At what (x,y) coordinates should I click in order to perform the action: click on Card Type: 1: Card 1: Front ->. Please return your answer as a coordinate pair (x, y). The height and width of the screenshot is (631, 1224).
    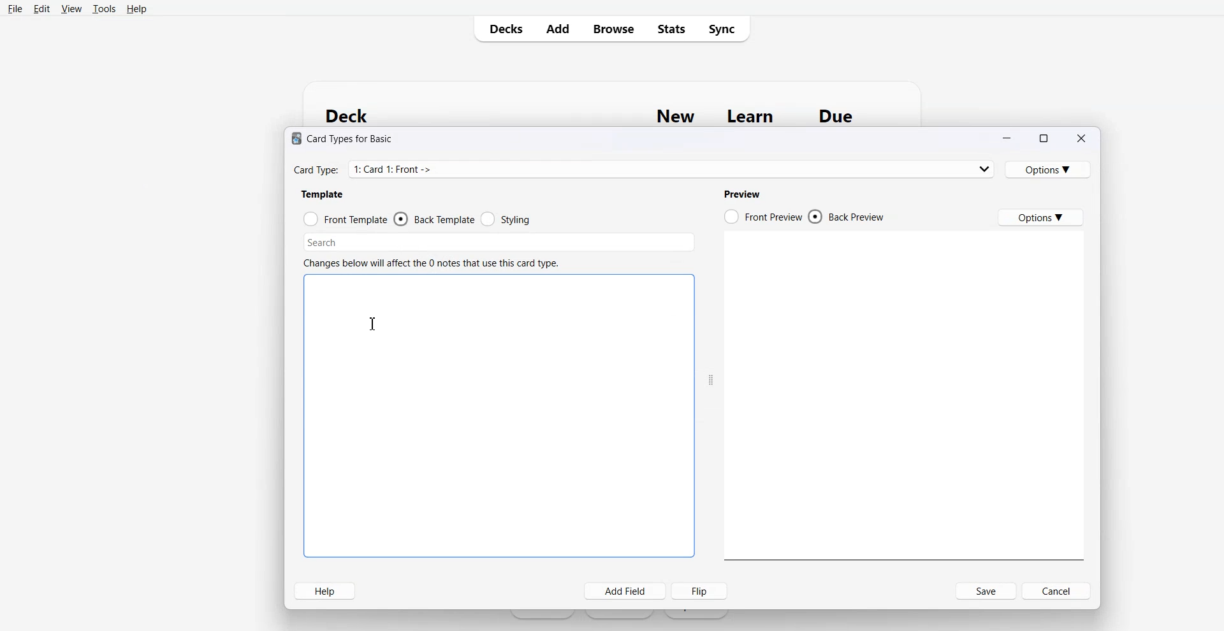
    Looking at the image, I should click on (643, 167).